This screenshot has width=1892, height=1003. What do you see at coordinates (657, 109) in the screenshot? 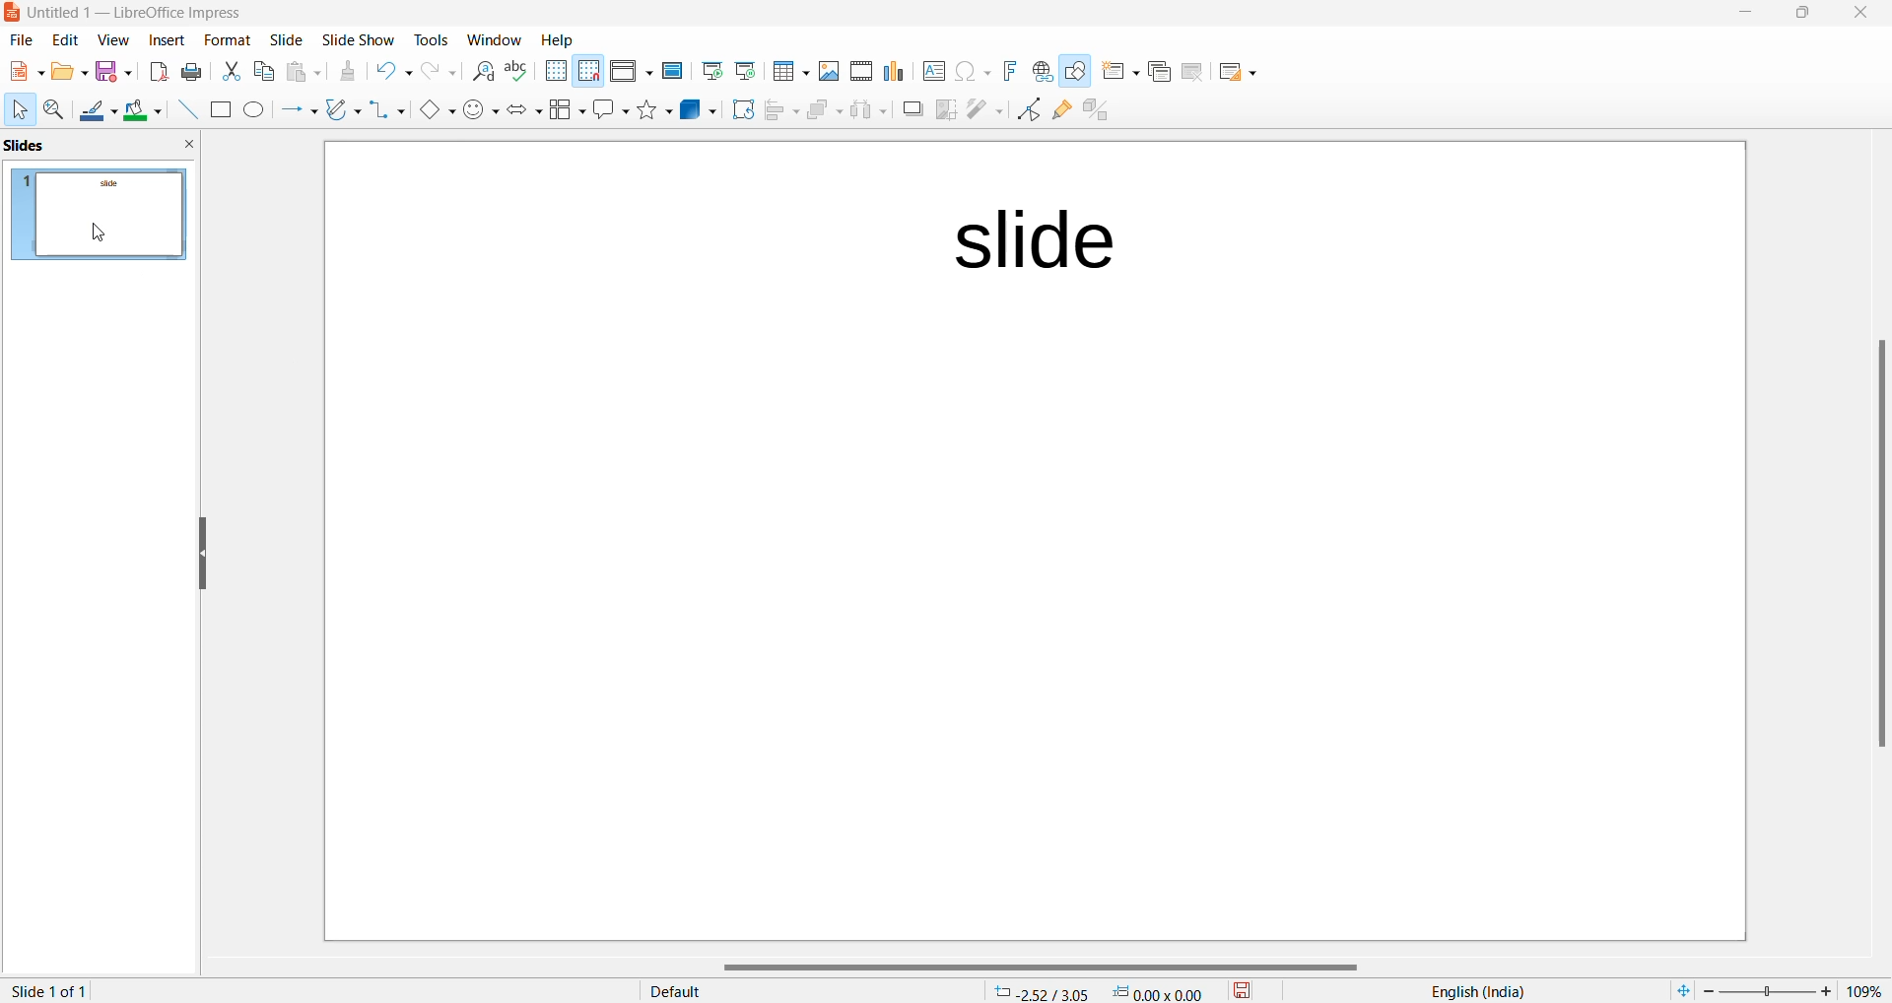
I see `shapes` at bounding box center [657, 109].